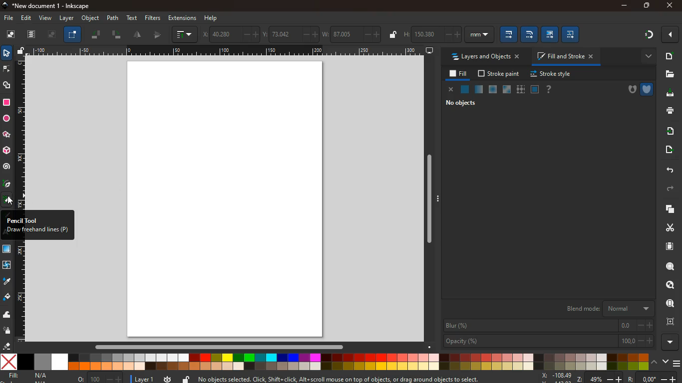 The height and width of the screenshot is (383, 682). What do you see at coordinates (6, 281) in the screenshot?
I see `drop` at bounding box center [6, 281].